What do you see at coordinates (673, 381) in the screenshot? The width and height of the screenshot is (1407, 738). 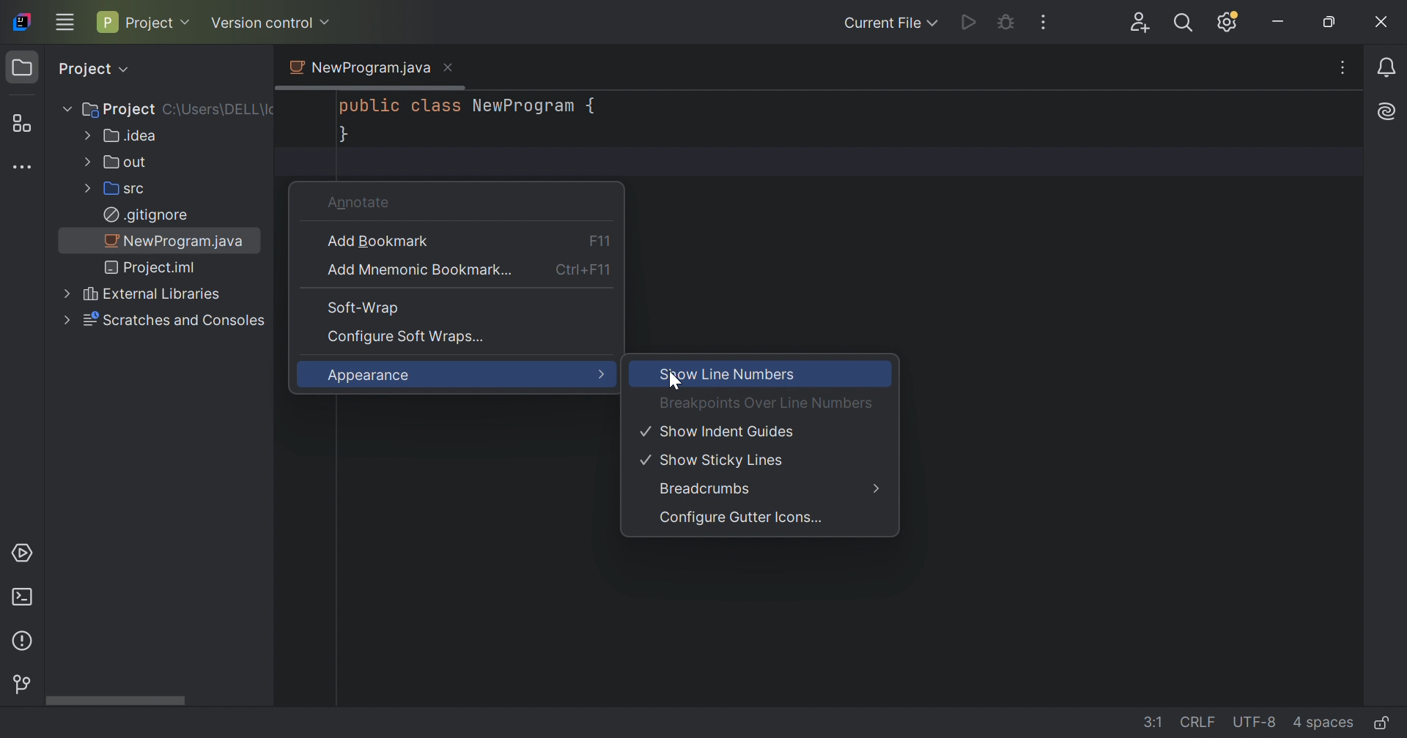 I see `Cursor` at bounding box center [673, 381].